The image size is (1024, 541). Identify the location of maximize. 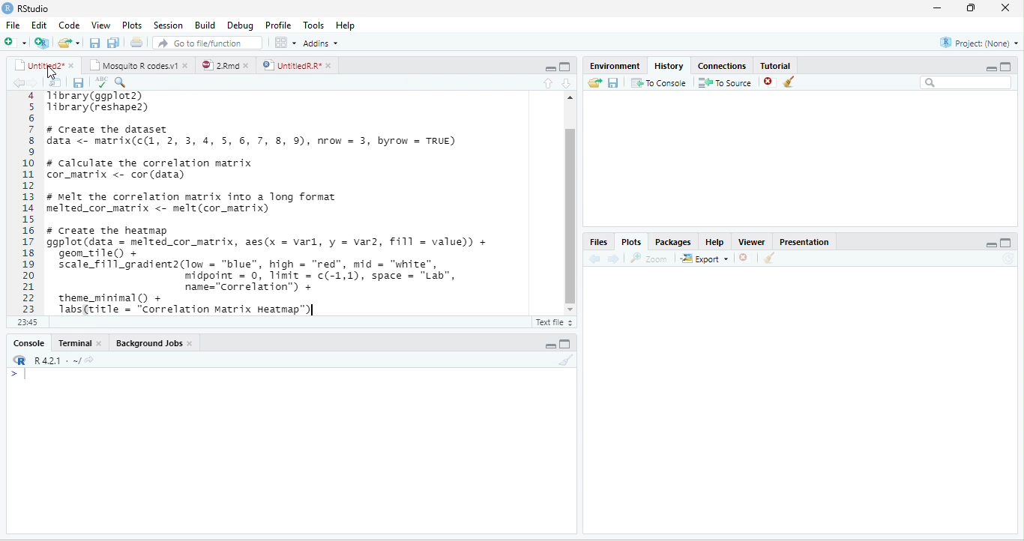
(566, 344).